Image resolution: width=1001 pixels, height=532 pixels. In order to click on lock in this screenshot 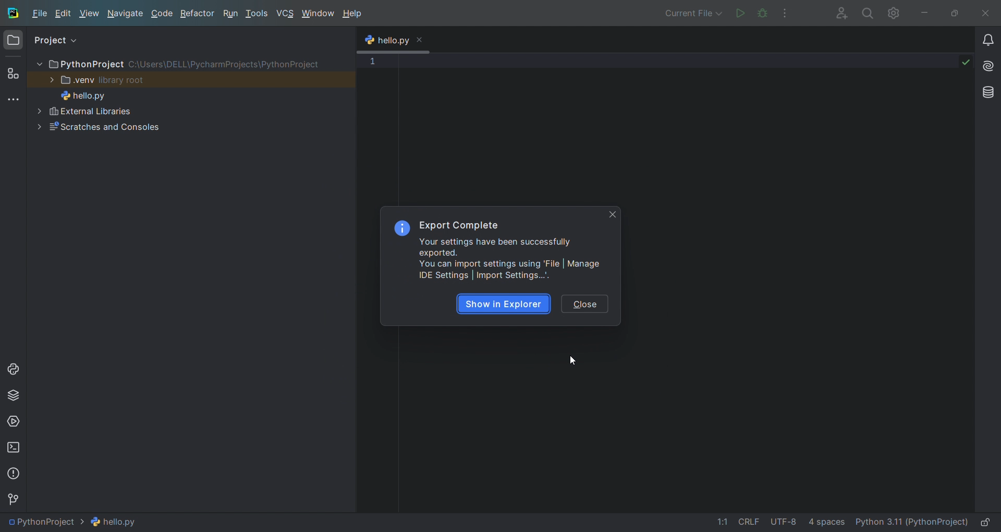, I will do `click(985, 520)`.